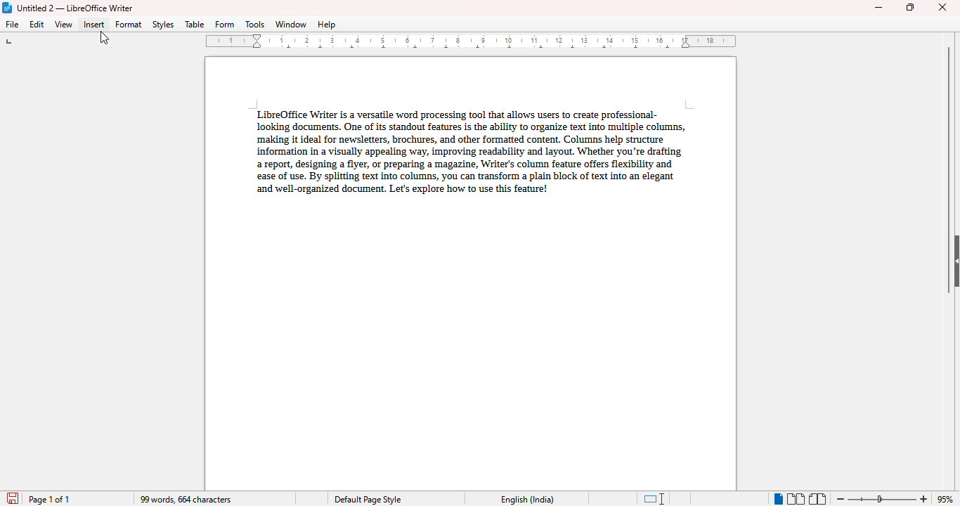 The height and width of the screenshot is (506, 960). I want to click on multi-page view, so click(796, 499).